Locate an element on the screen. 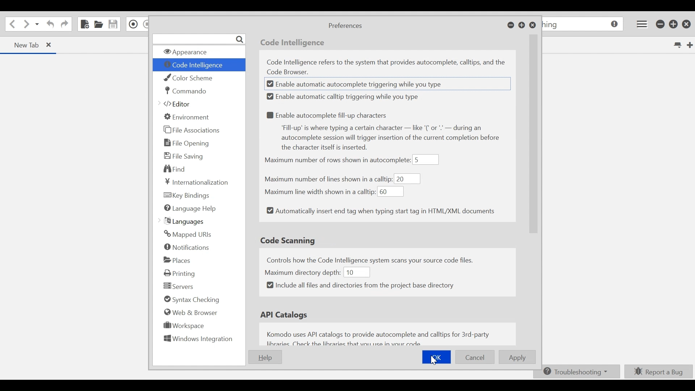  'Fill-up' is where typing a certain character — like '(' or '.' — during an autocomplete session will trigger insertion of the current completion before the character itself is inserted. is located at coordinates (394, 138).